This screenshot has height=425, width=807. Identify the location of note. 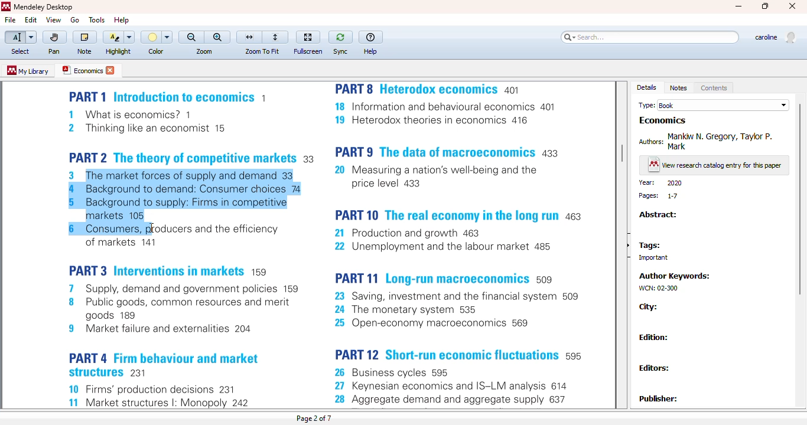
(84, 38).